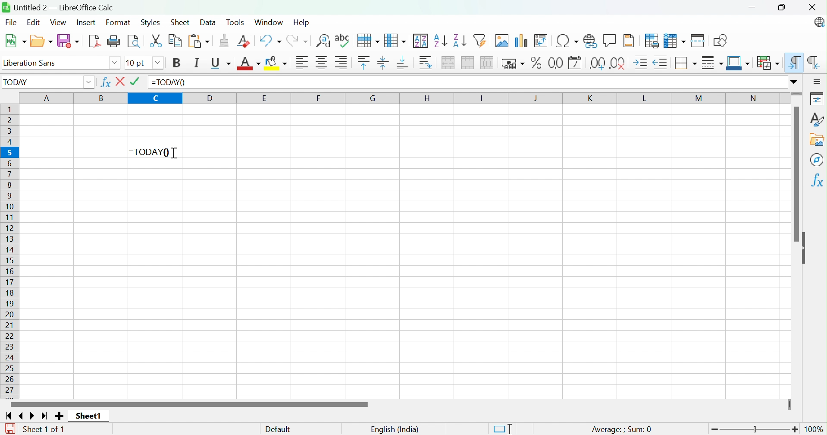 Image resolution: width=827 pixels, height=435 pixels. I want to click on Columns names, so click(404, 99).